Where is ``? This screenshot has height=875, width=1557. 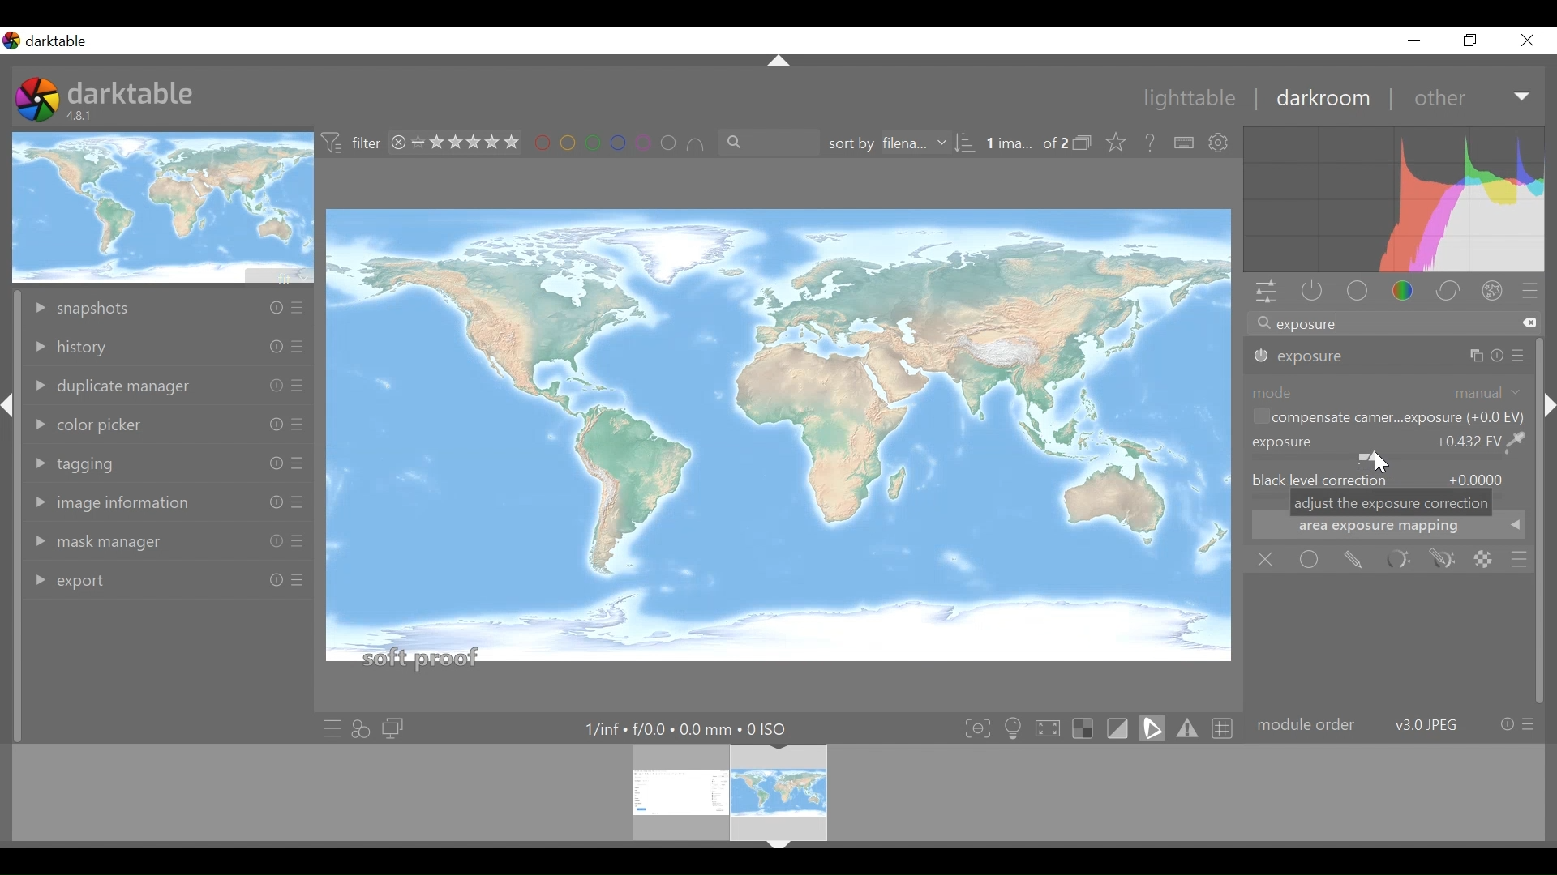
 is located at coordinates (272, 308).